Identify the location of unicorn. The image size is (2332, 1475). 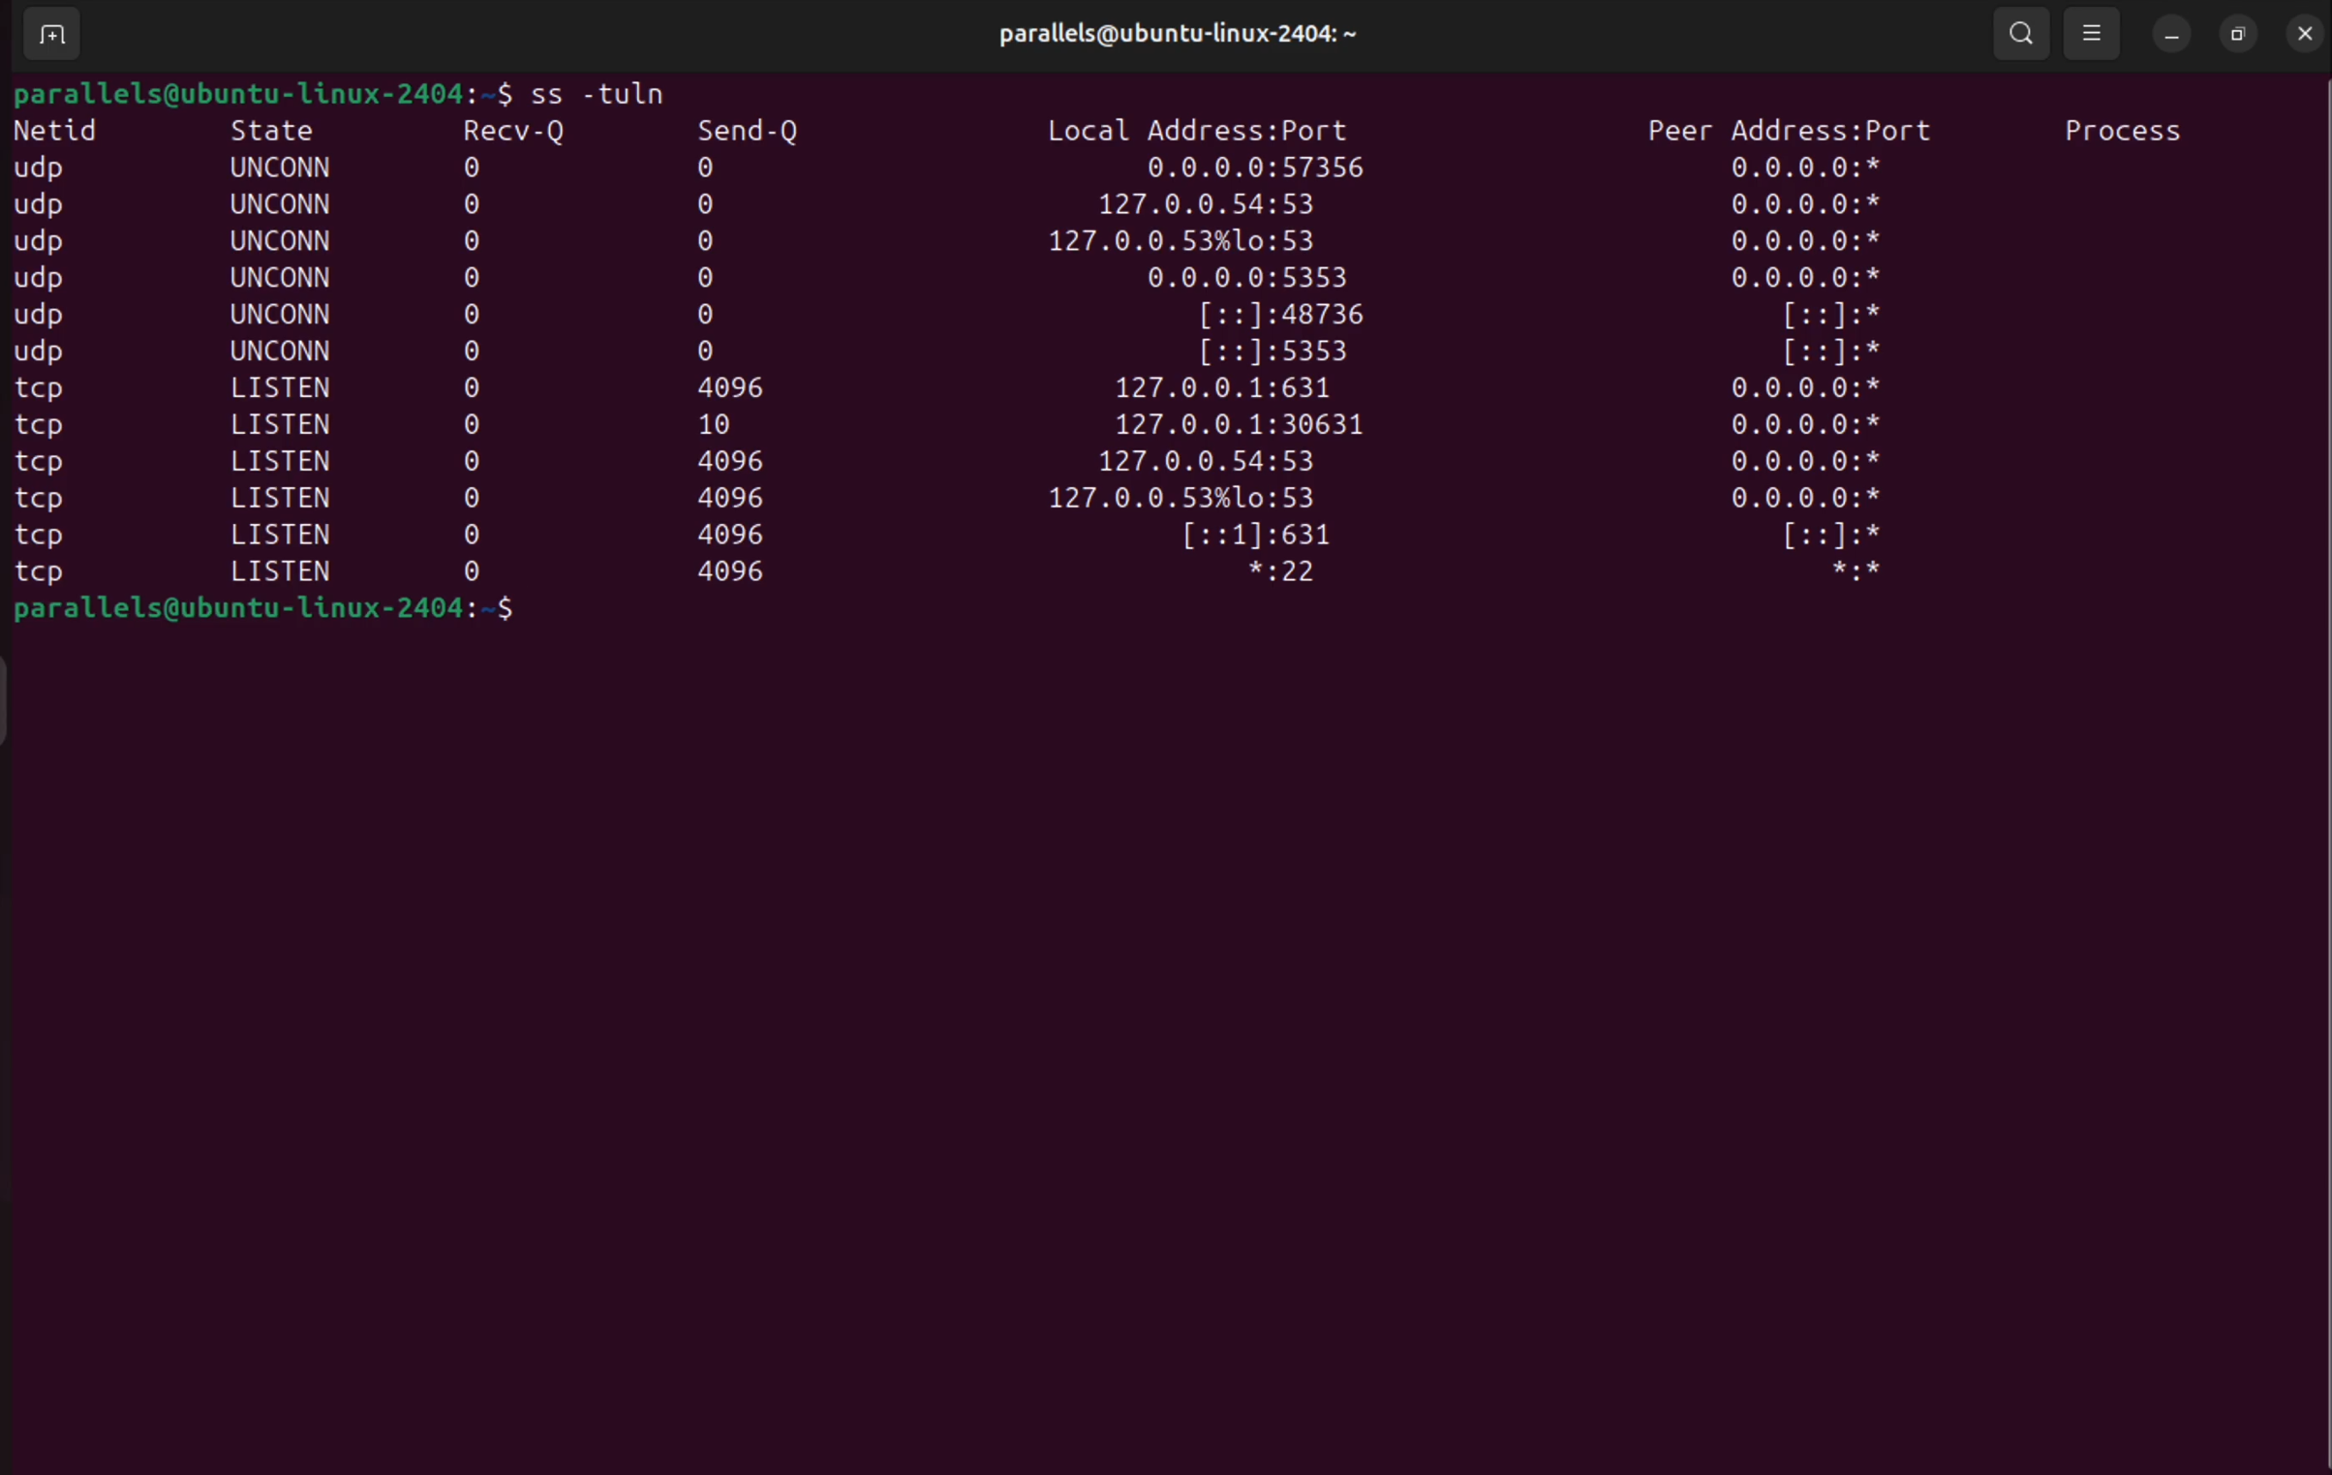
(282, 315).